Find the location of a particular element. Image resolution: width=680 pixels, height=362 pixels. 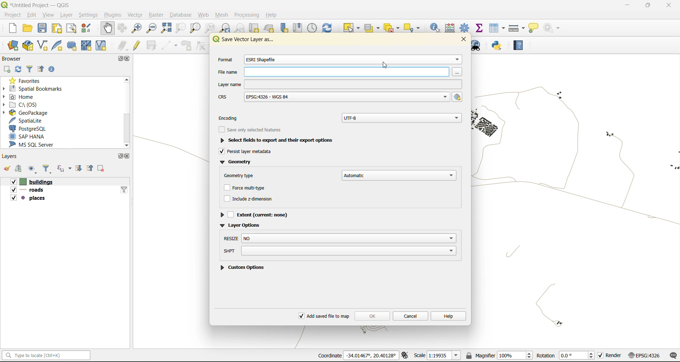

magnifier is located at coordinates (499, 356).